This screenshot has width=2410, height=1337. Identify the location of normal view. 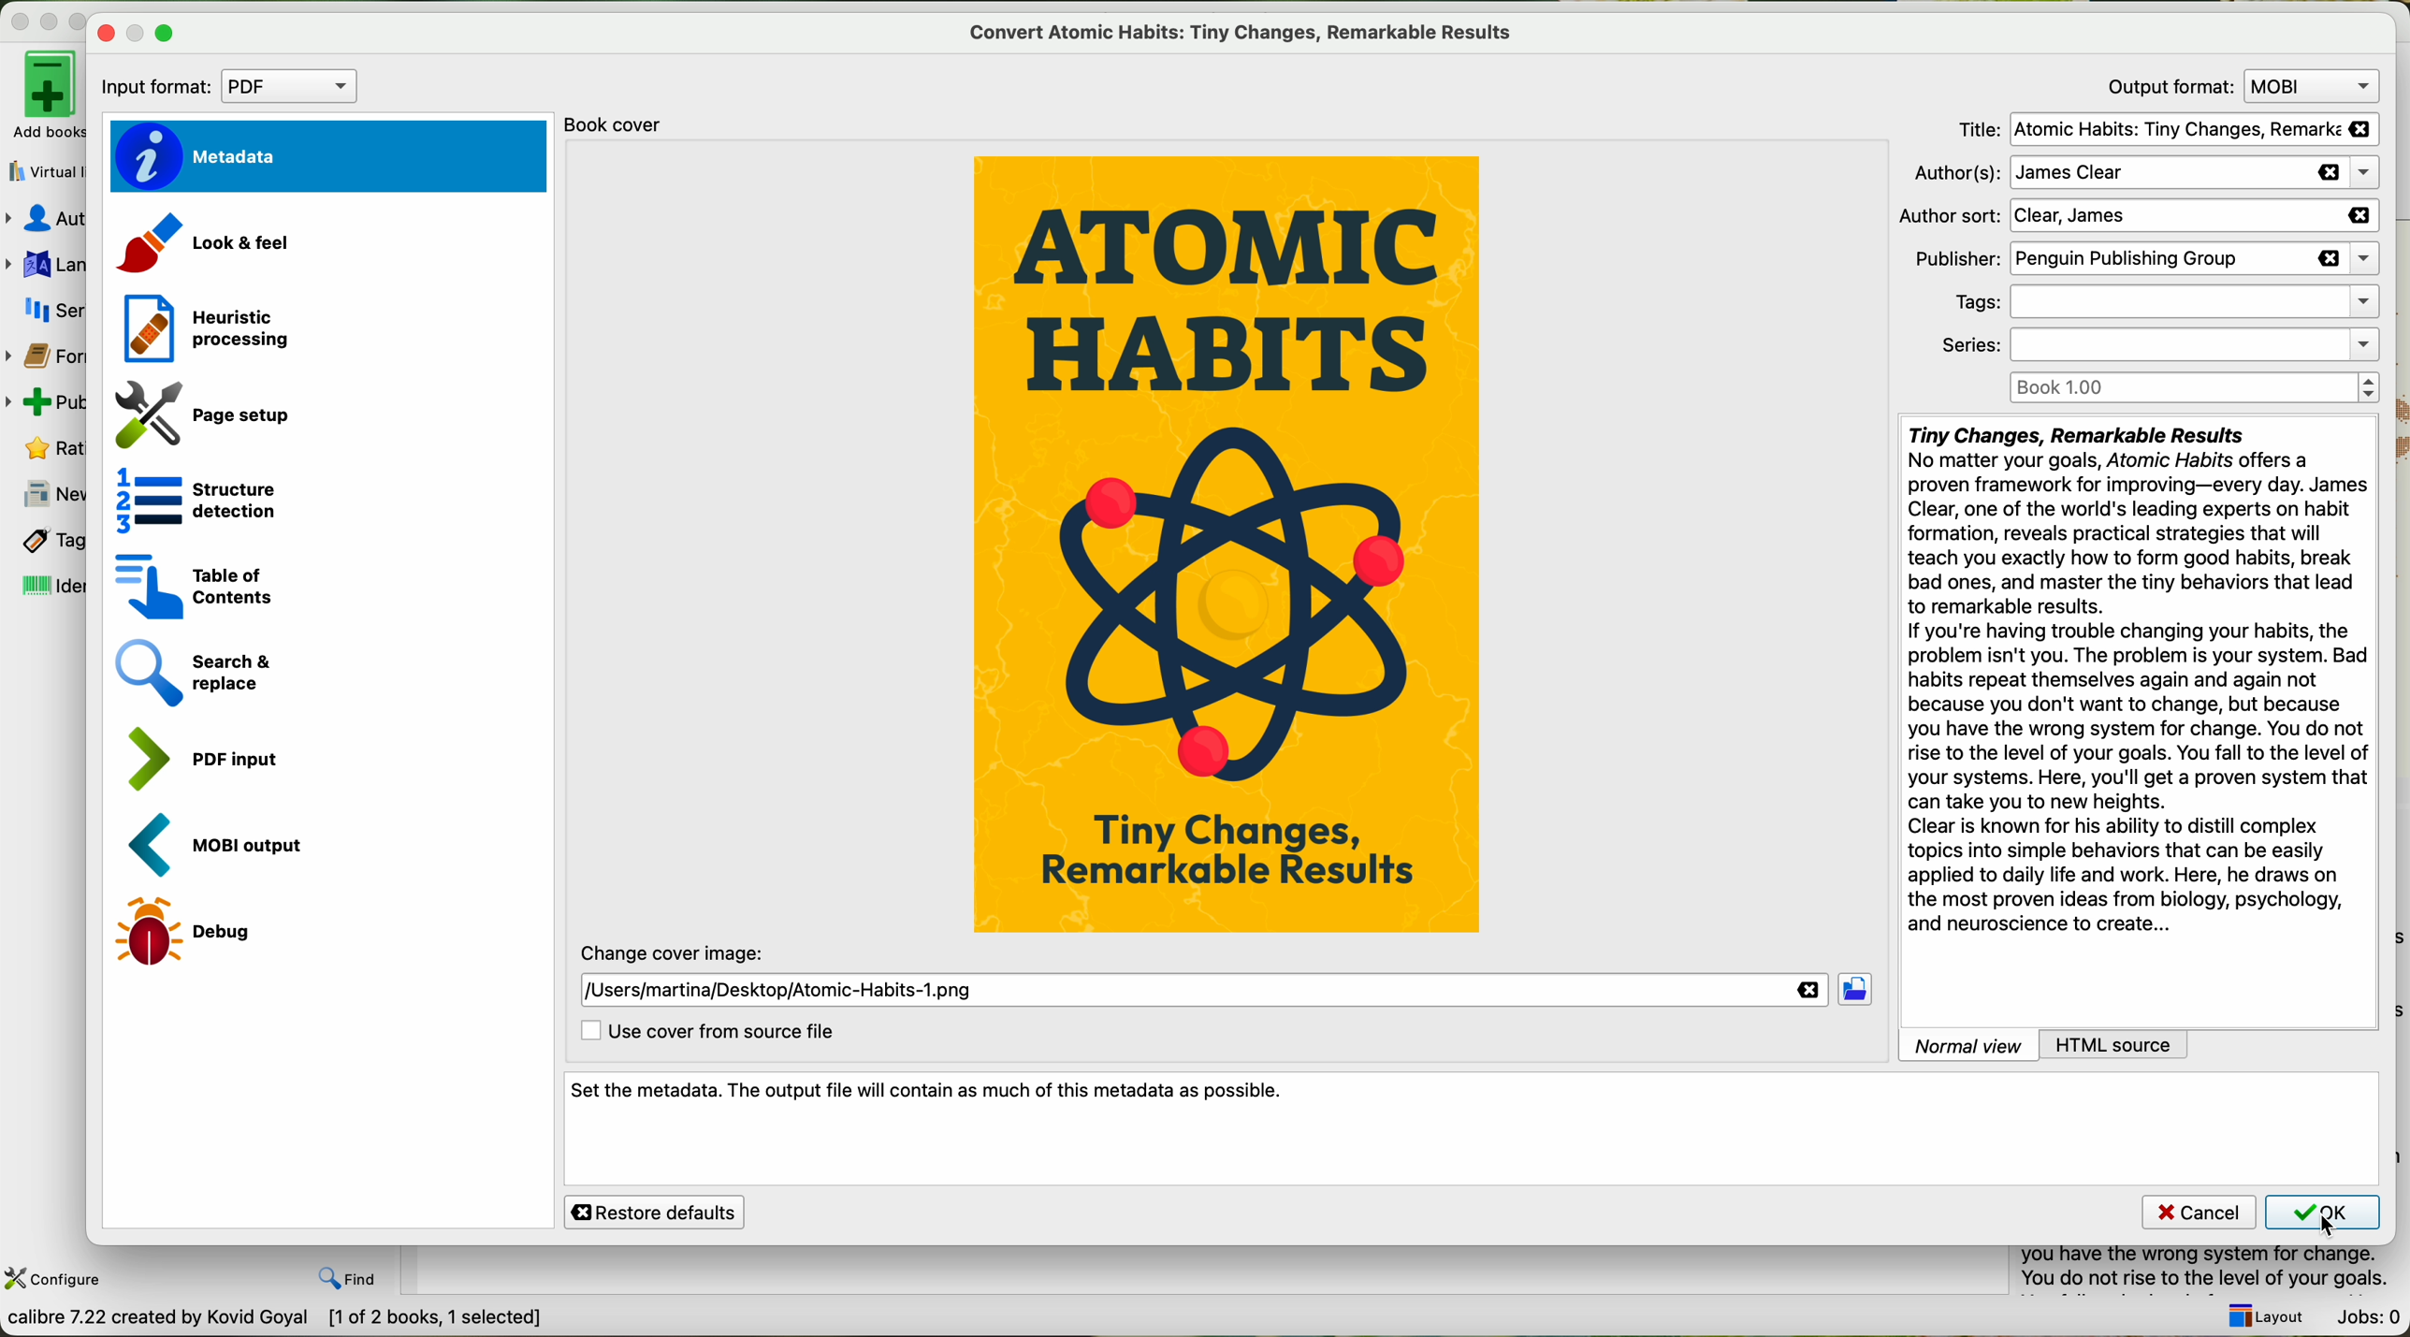
(1961, 1044).